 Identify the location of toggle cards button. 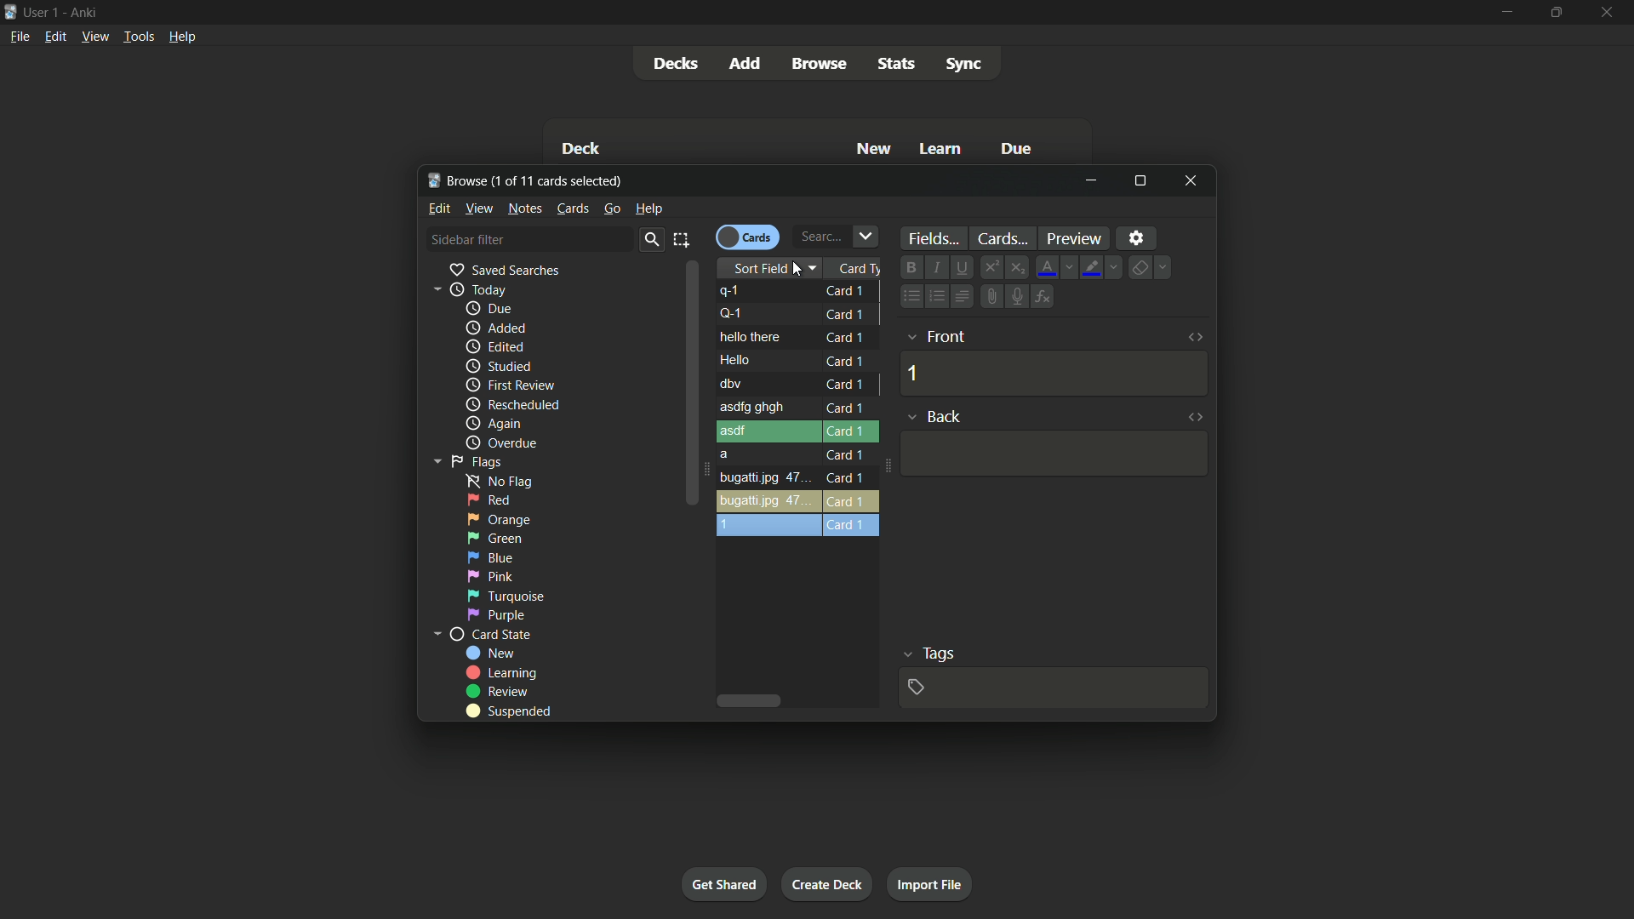
(747, 237).